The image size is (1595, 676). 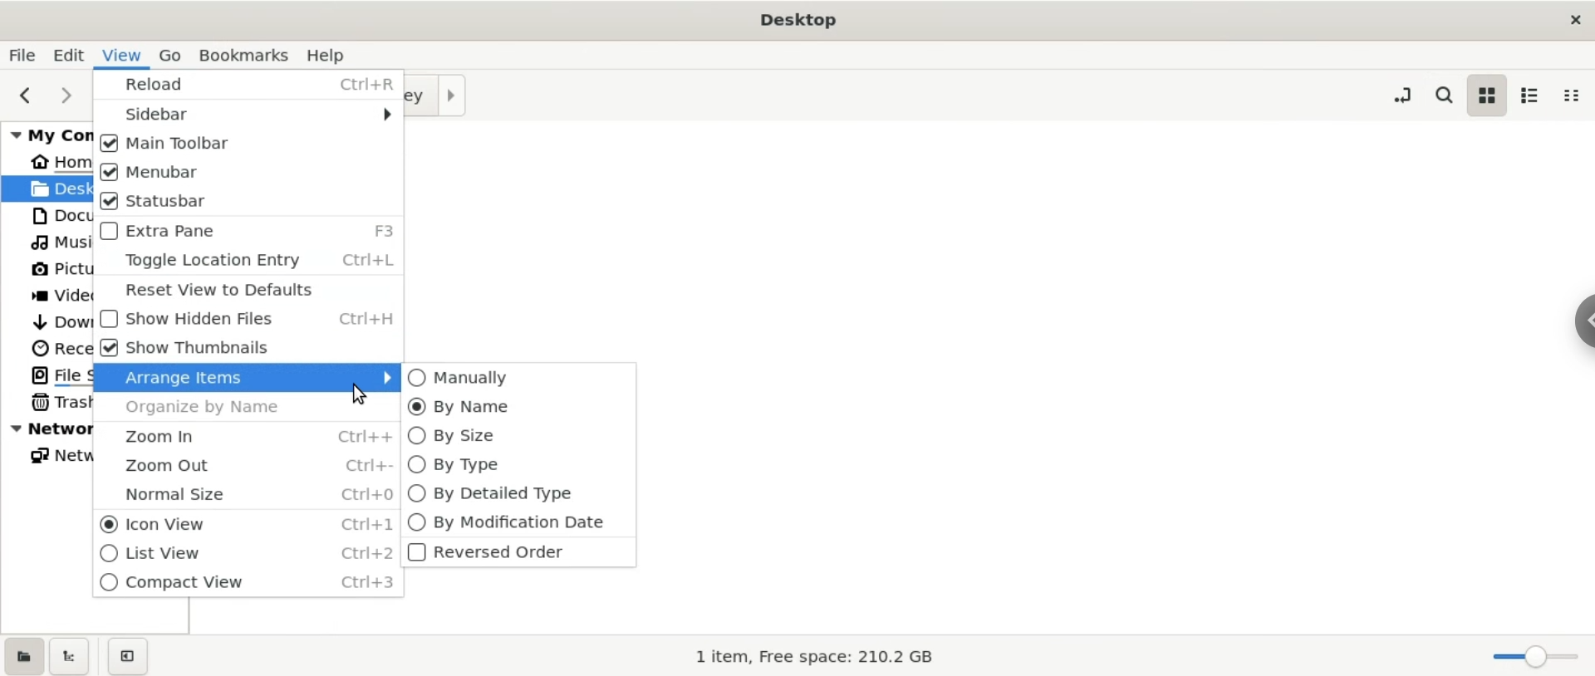 What do you see at coordinates (67, 94) in the screenshot?
I see `next` at bounding box center [67, 94].